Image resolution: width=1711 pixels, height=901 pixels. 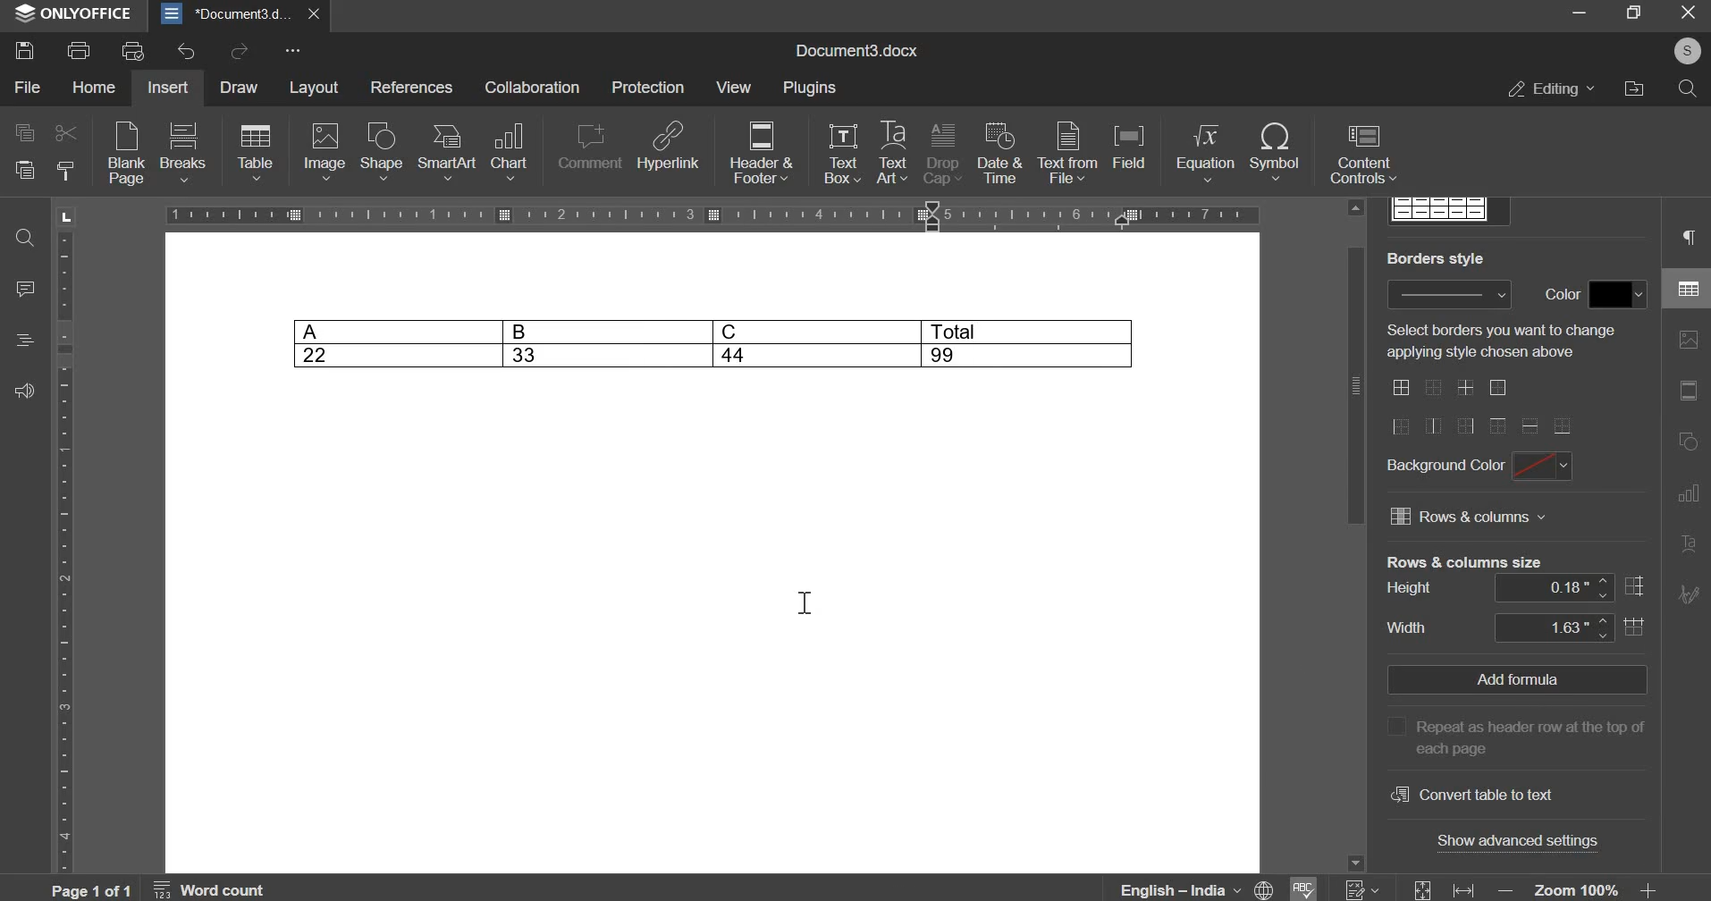 I want to click on rows and columns, so click(x=1471, y=520).